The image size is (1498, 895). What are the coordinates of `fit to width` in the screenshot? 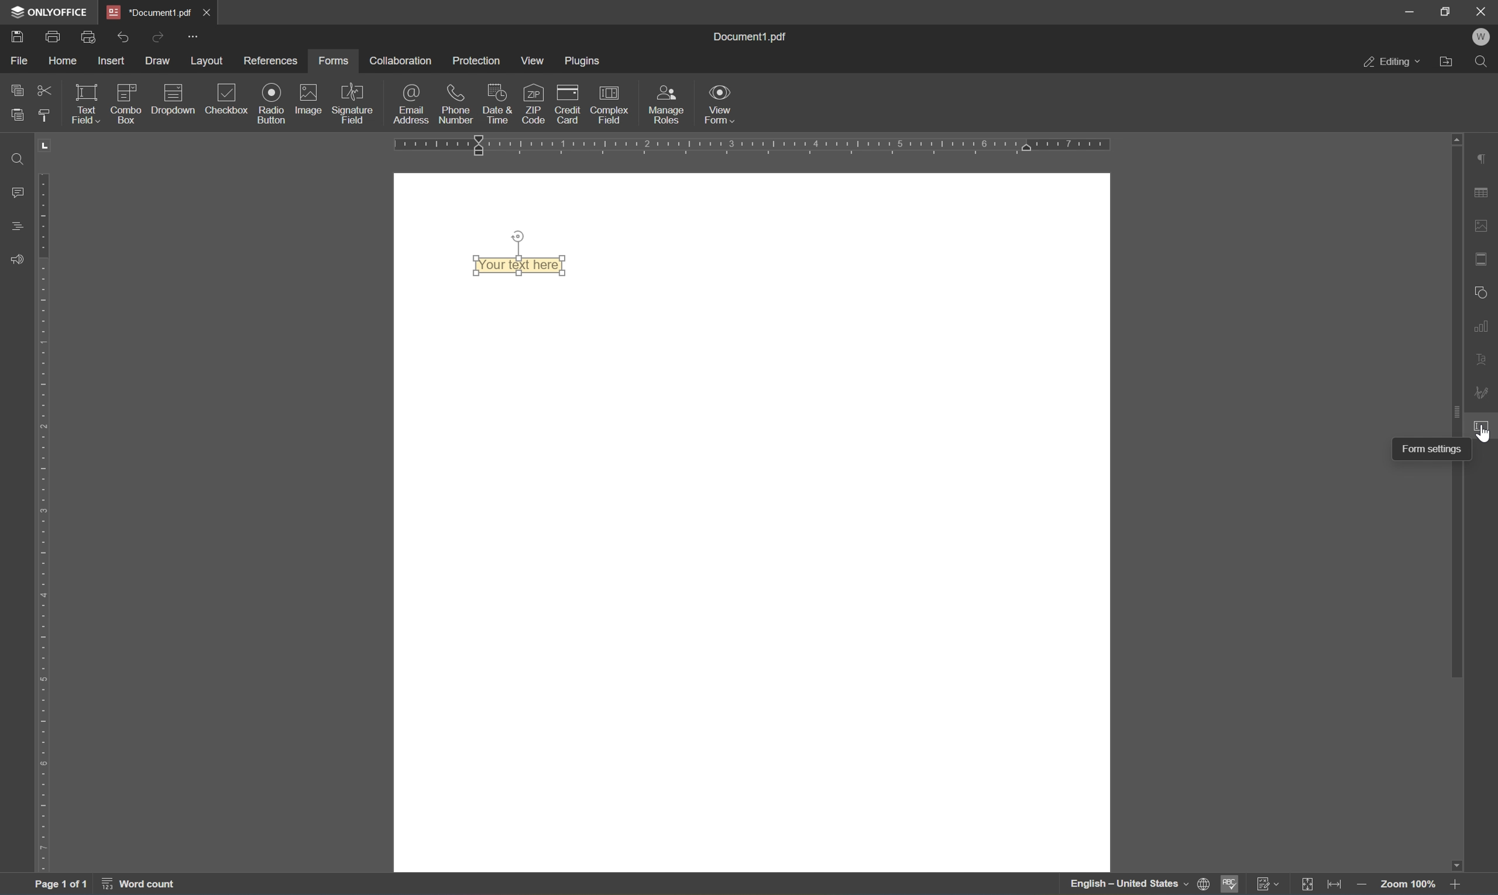 It's located at (1336, 886).